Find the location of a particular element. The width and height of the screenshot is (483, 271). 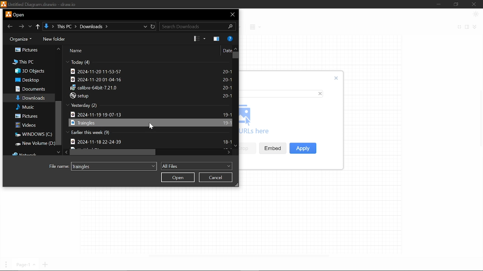

Open is located at coordinates (177, 177).